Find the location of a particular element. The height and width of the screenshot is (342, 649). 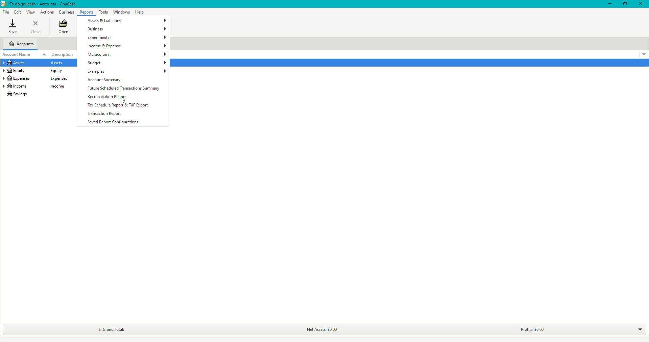

Close is located at coordinates (640, 4).